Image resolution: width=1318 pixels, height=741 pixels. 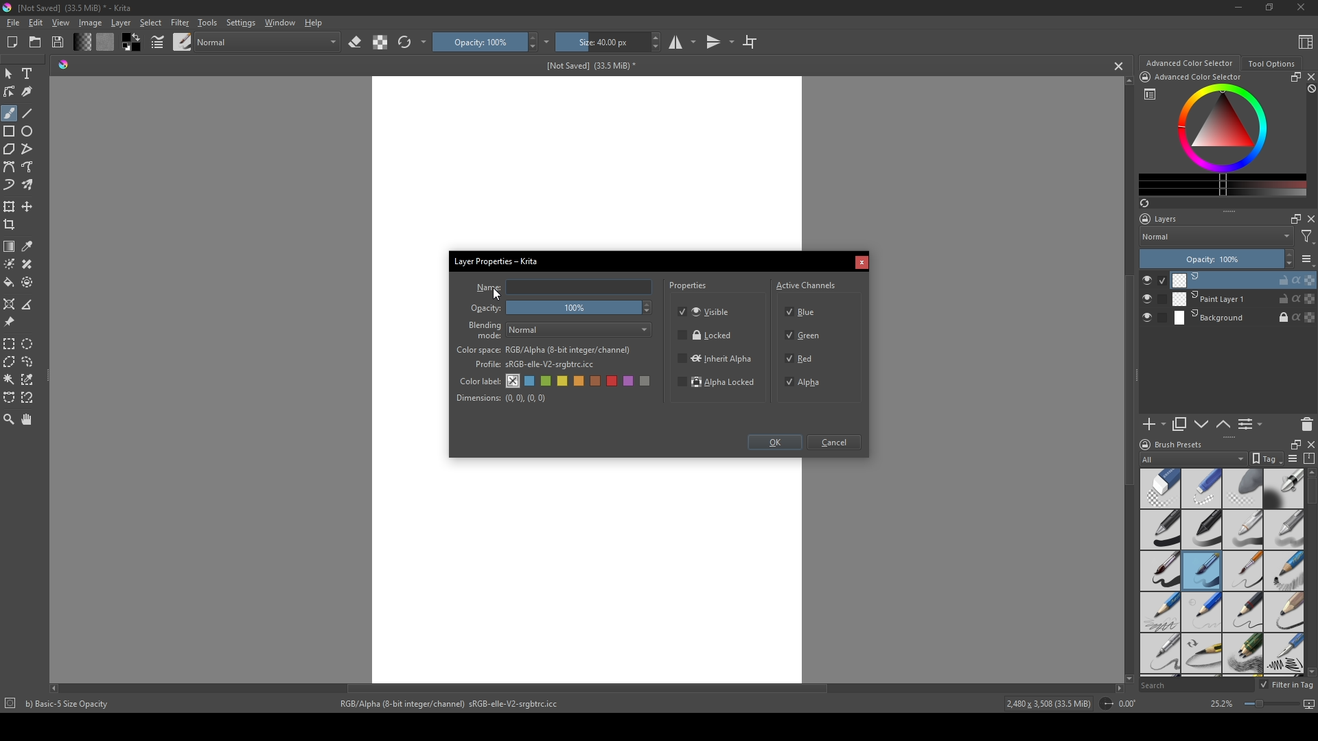 What do you see at coordinates (1310, 77) in the screenshot?
I see `close` at bounding box center [1310, 77].